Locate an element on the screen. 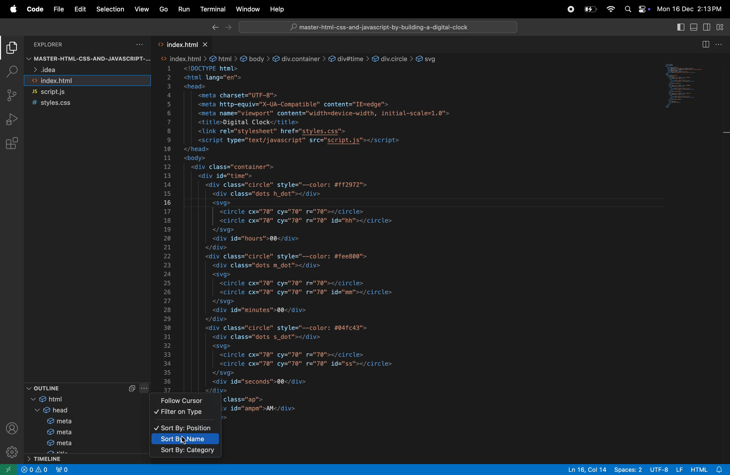 This screenshot has width=730, height=475. outline is located at coordinates (73, 388).